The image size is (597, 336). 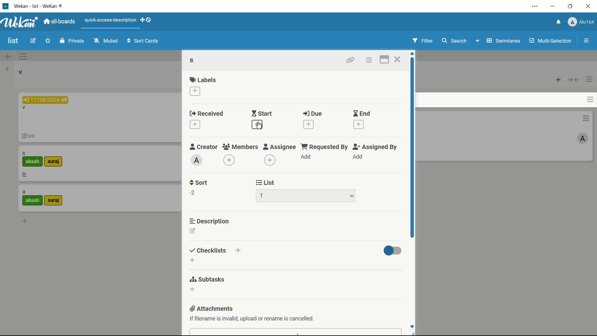 What do you see at coordinates (478, 40) in the screenshot?
I see `Drop-down ` at bounding box center [478, 40].